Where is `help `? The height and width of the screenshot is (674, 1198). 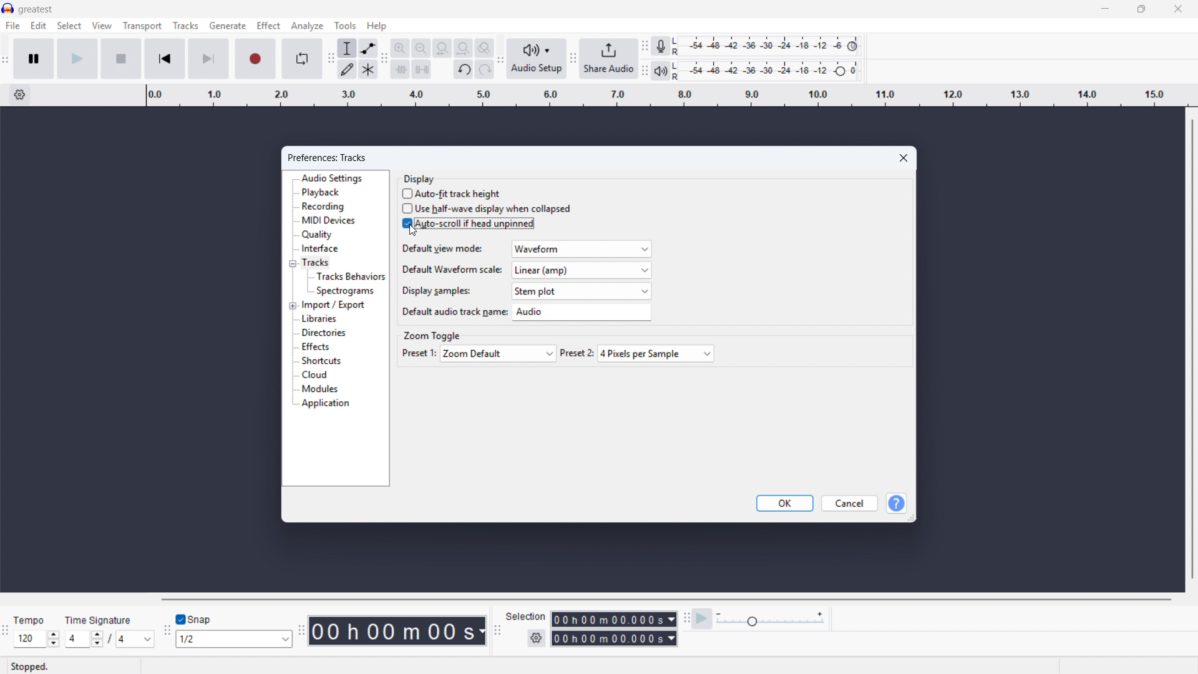
help  is located at coordinates (895, 503).